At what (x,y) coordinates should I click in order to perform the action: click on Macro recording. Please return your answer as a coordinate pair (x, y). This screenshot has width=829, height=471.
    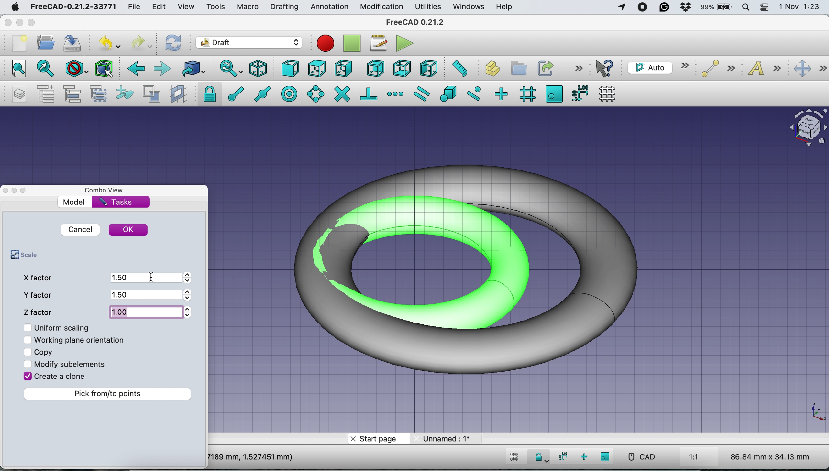
    Looking at the image, I should click on (325, 43).